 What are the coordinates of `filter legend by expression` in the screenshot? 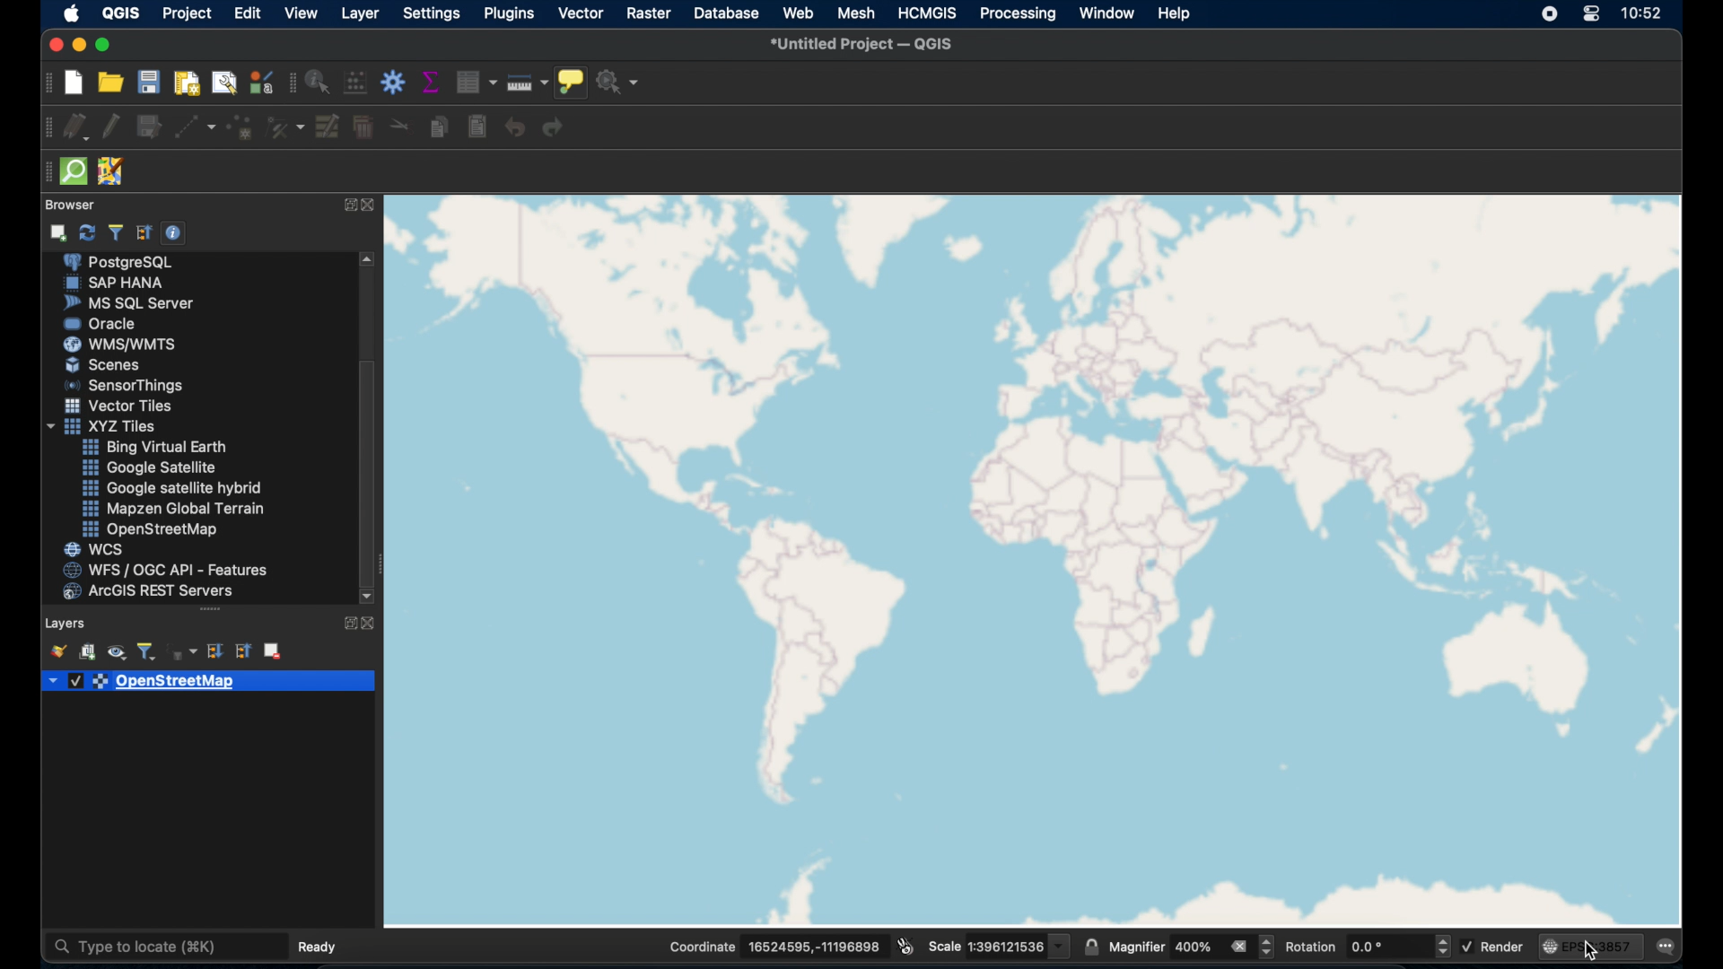 It's located at (185, 651).